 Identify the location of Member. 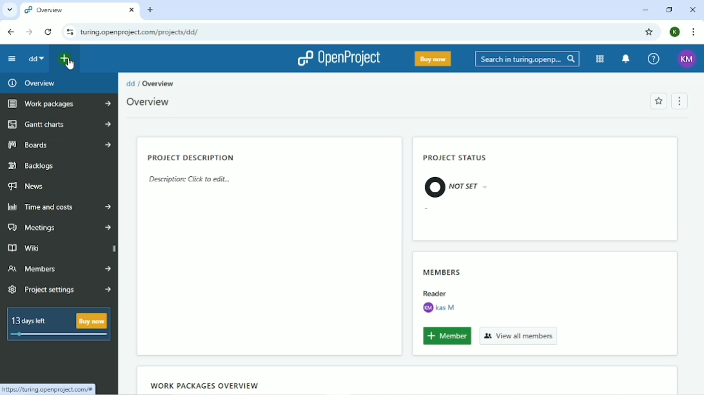
(445, 336).